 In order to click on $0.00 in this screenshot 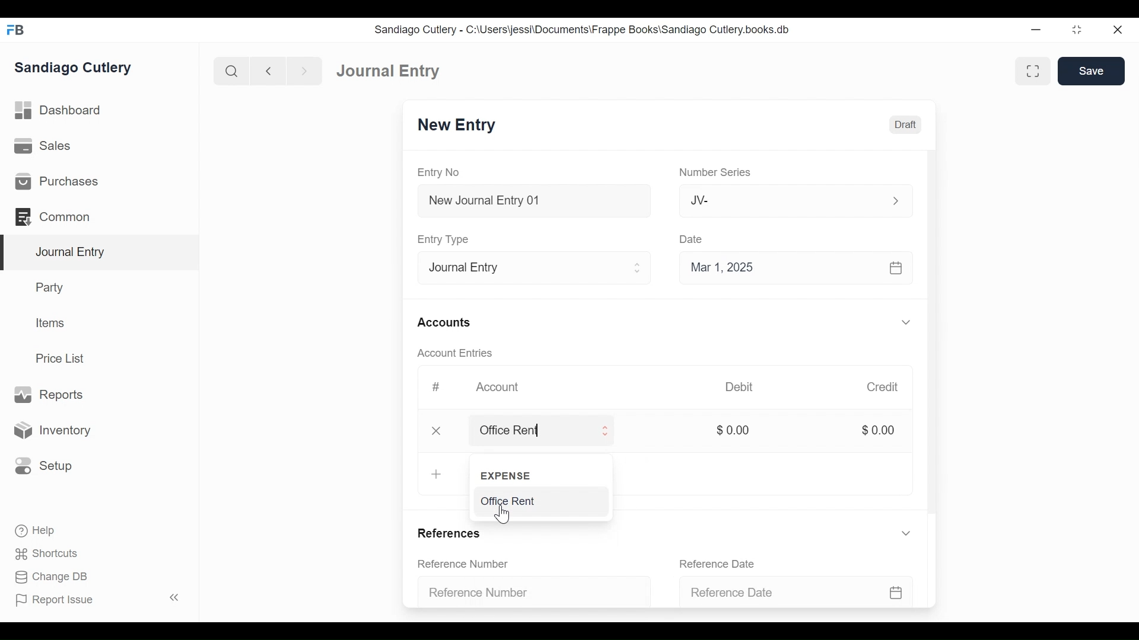, I will do `click(733, 430)`.